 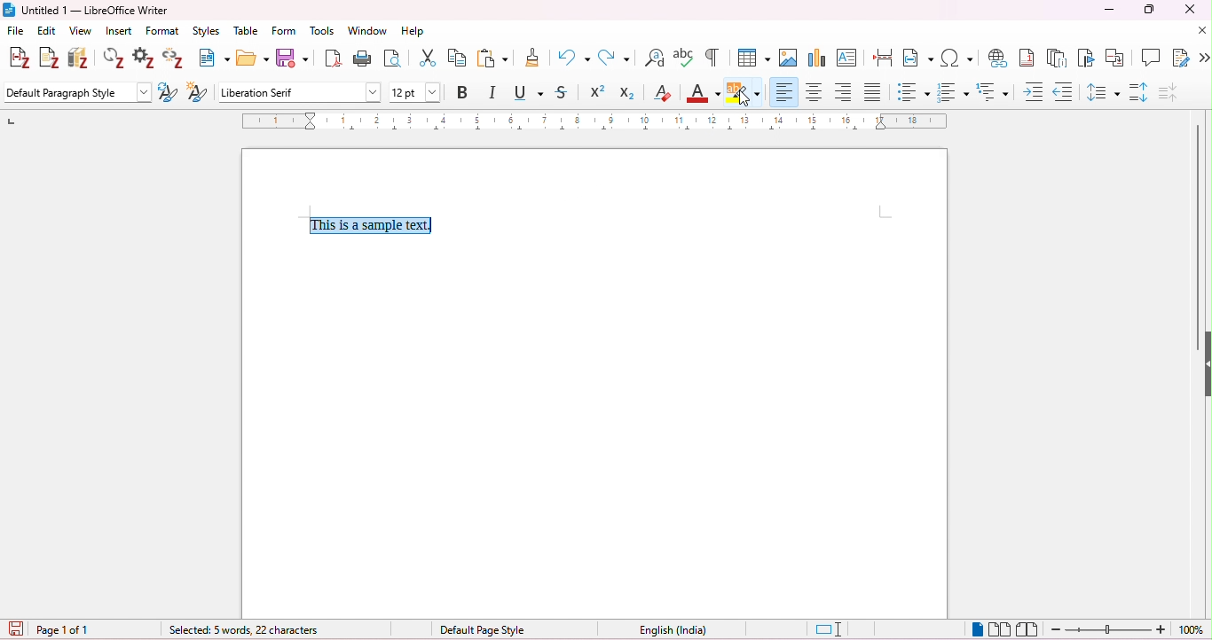 What do you see at coordinates (598, 92) in the screenshot?
I see `superscript` at bounding box center [598, 92].